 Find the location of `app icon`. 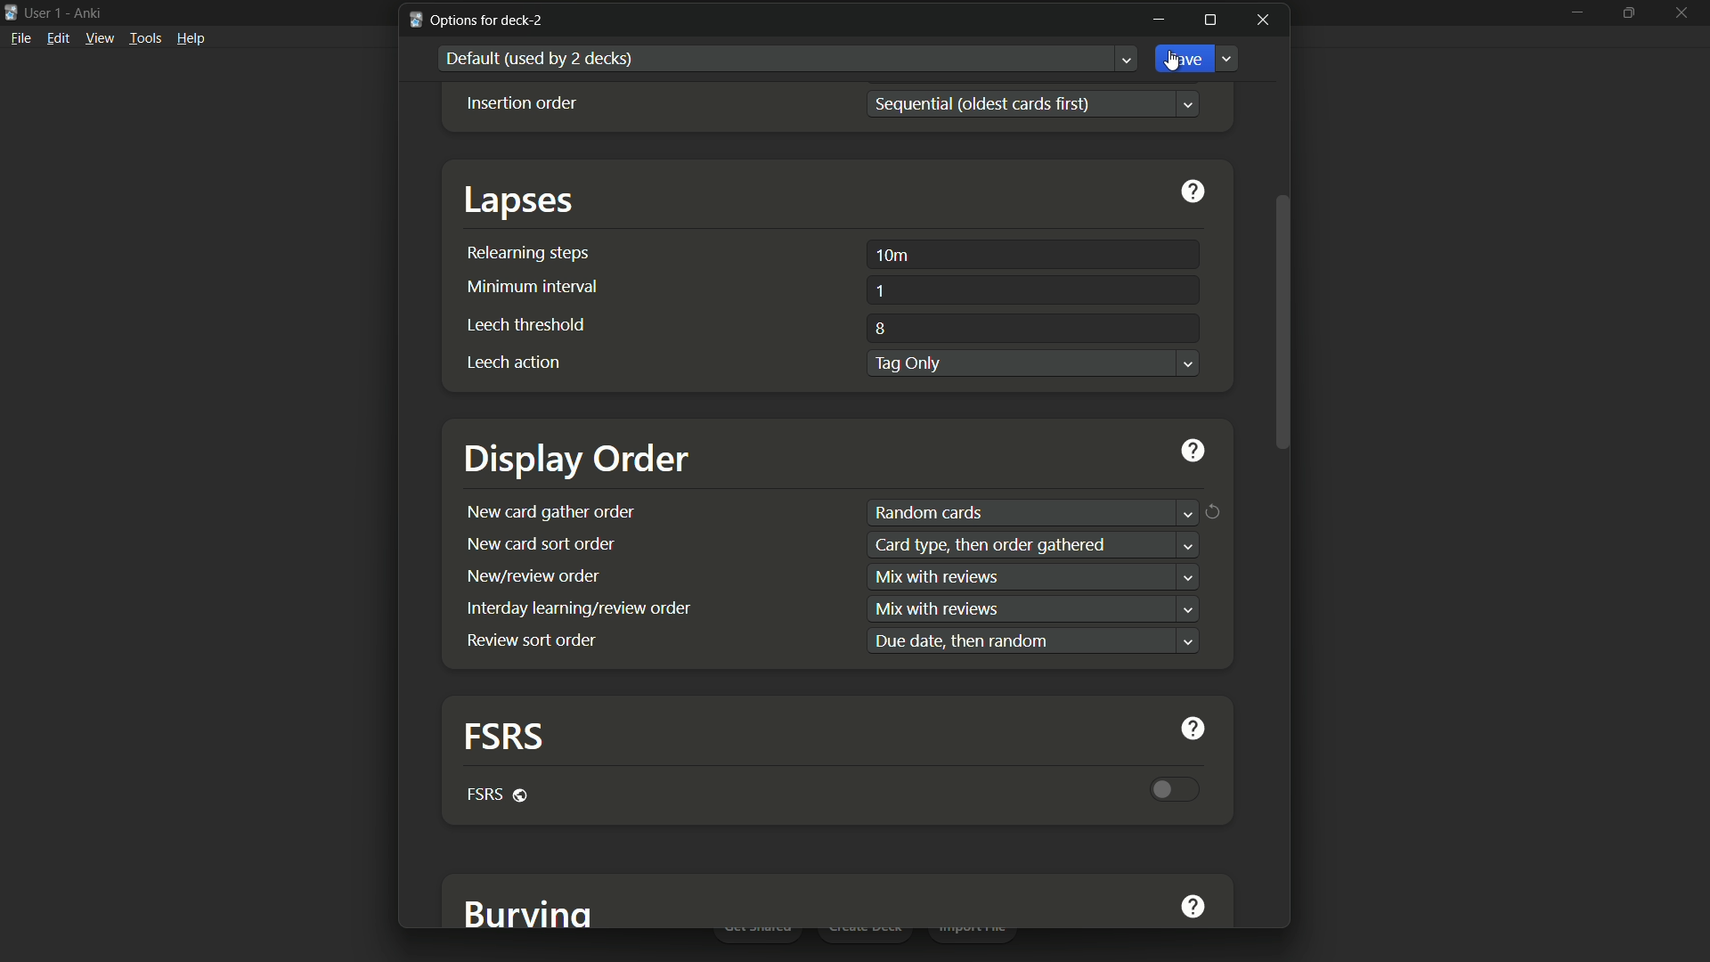

app icon is located at coordinates (11, 12).